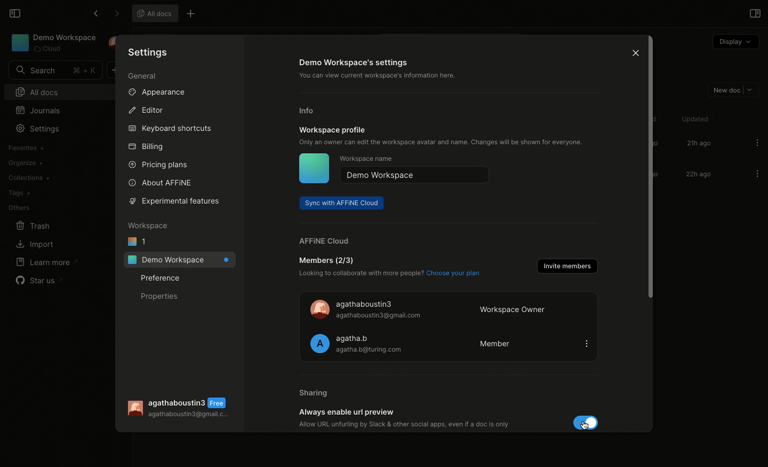 This screenshot has height=467, width=768. What do you see at coordinates (145, 109) in the screenshot?
I see `Editor` at bounding box center [145, 109].